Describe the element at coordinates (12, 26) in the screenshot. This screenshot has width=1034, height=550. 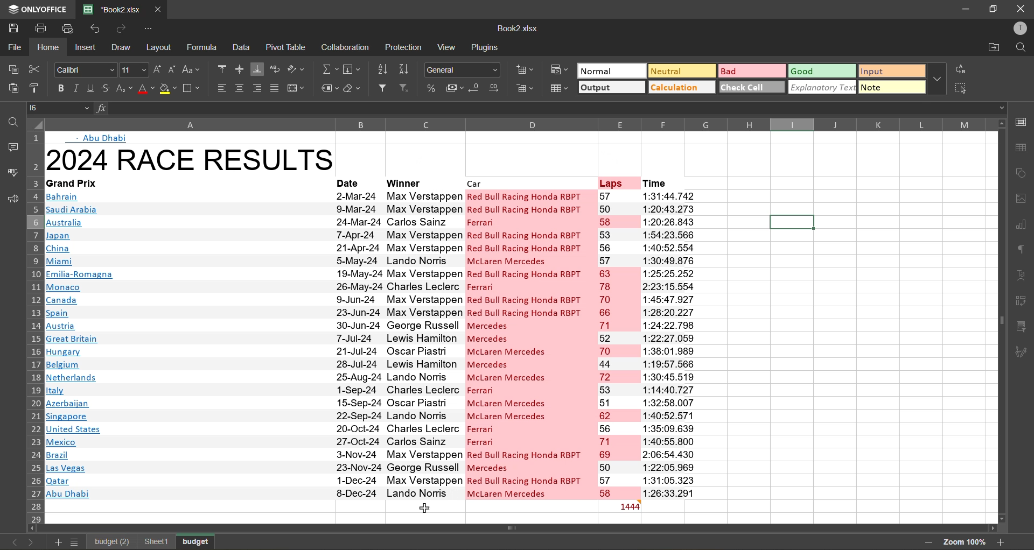
I see `save` at that location.